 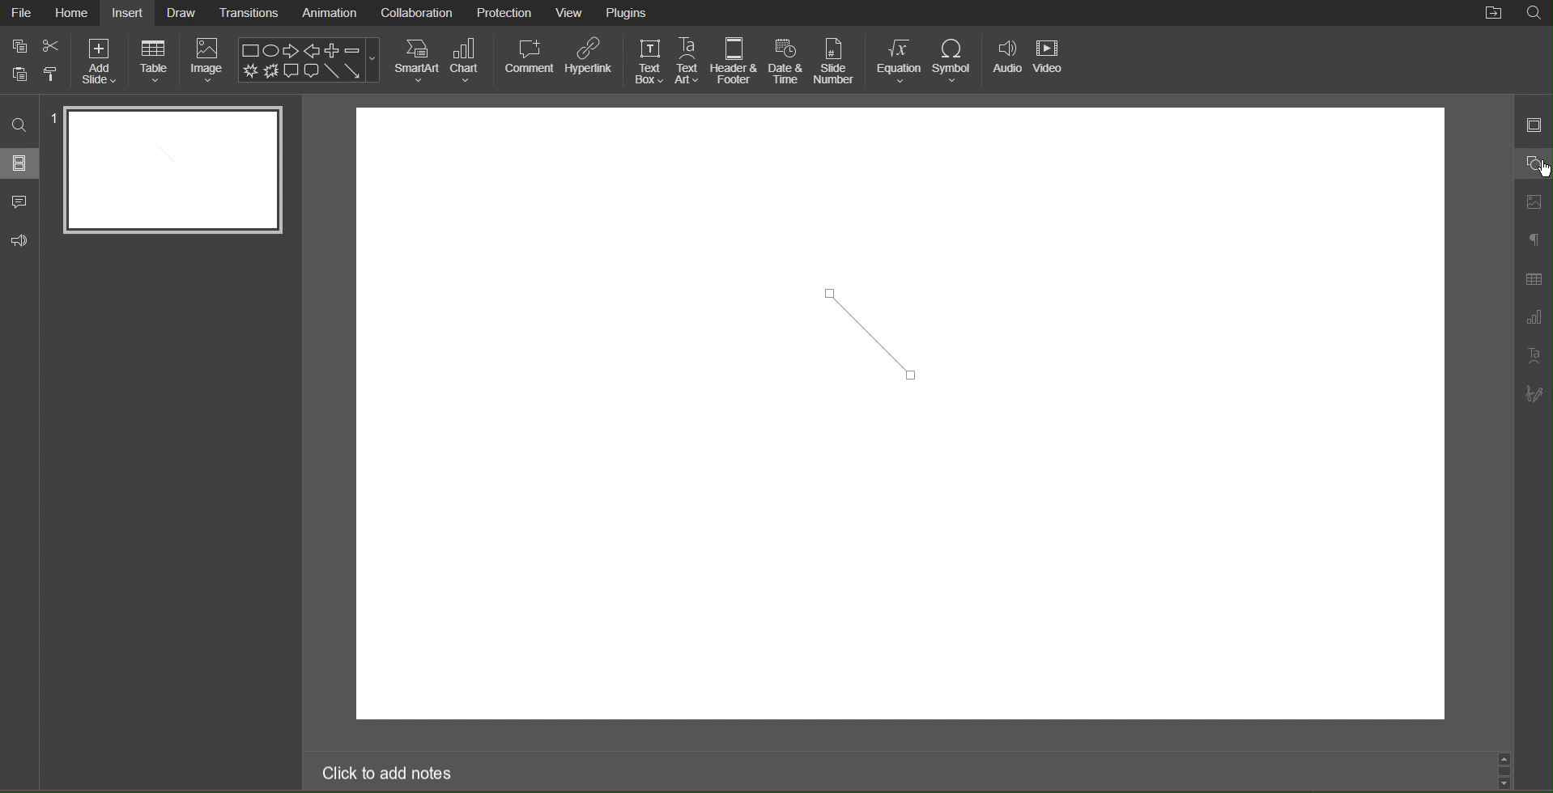 I want to click on Search, so click(x=20, y=125).